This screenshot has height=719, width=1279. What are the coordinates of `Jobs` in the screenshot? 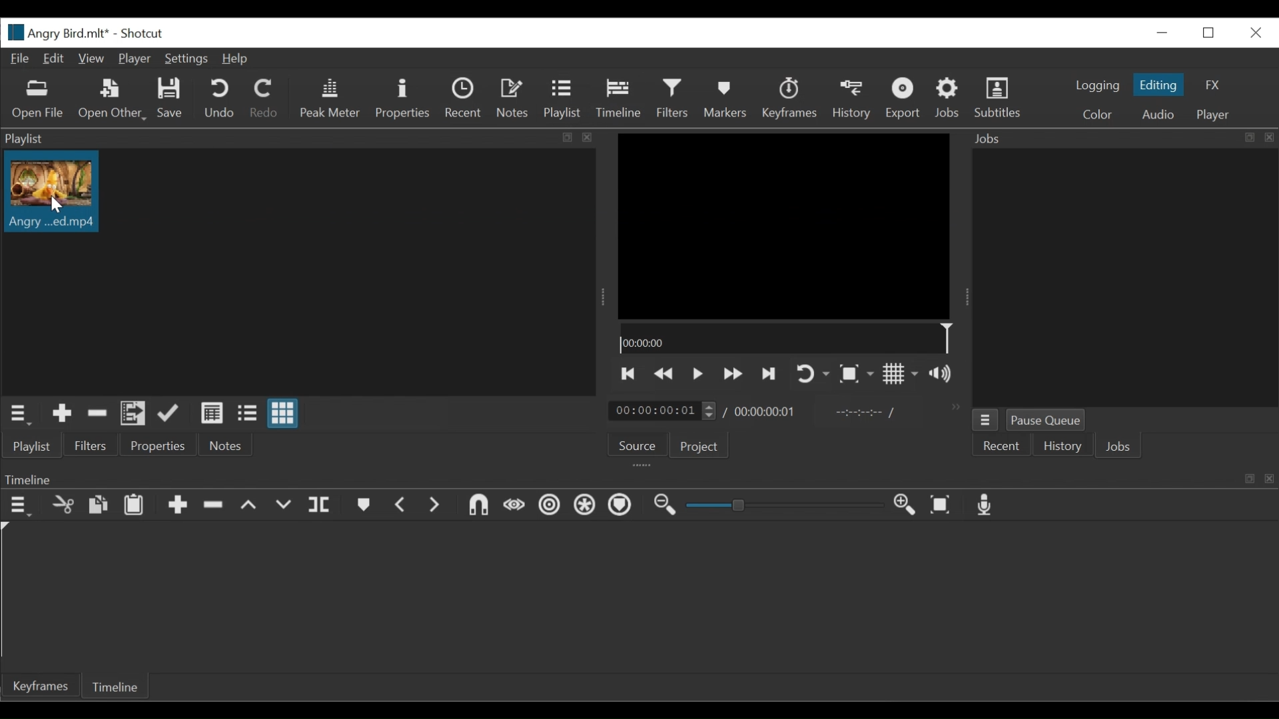 It's located at (949, 98).